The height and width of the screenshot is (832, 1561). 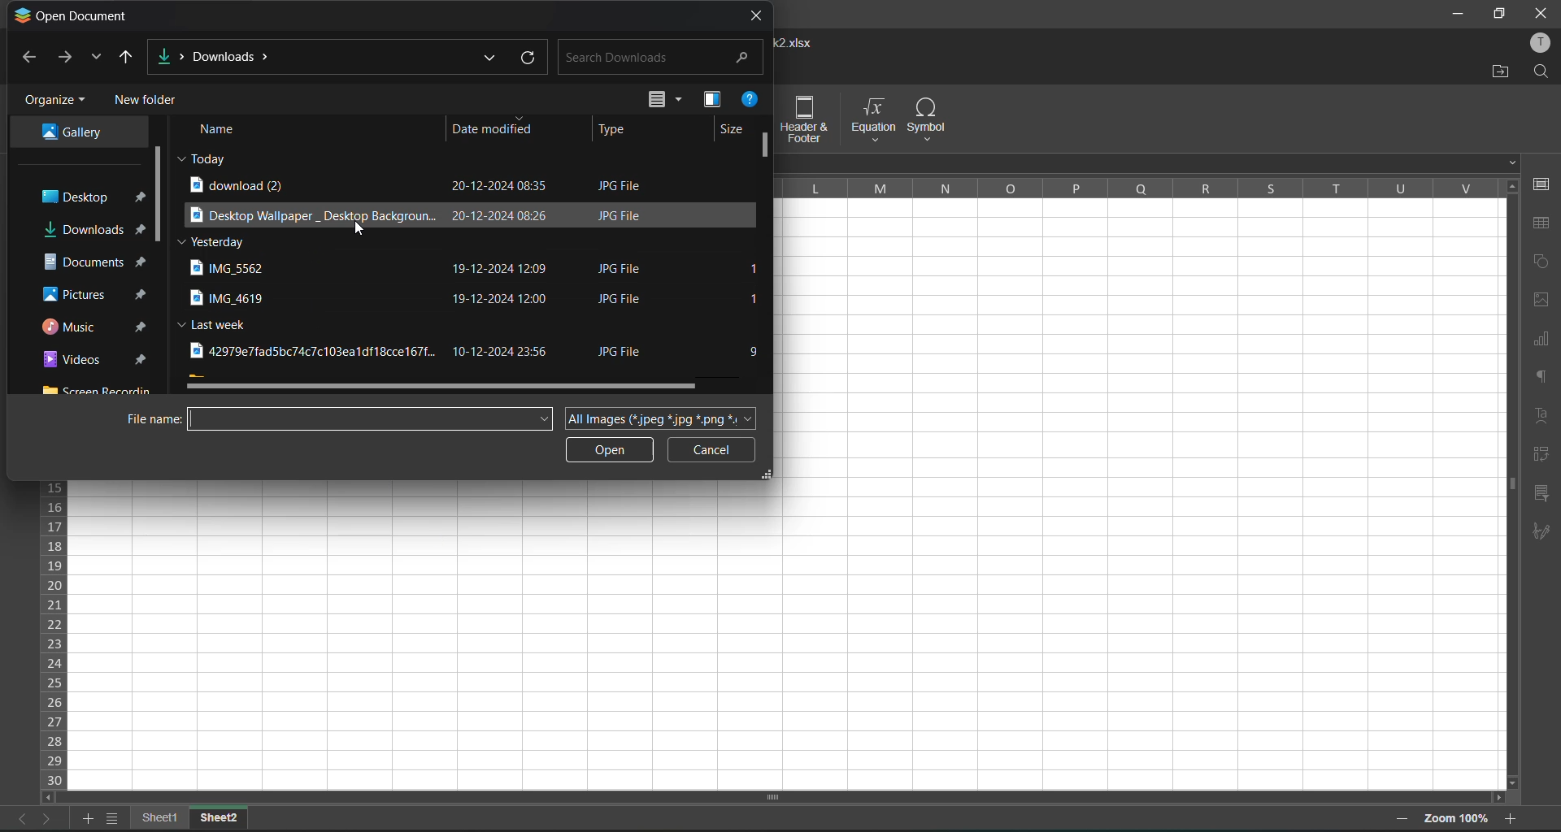 I want to click on size, so click(x=733, y=130).